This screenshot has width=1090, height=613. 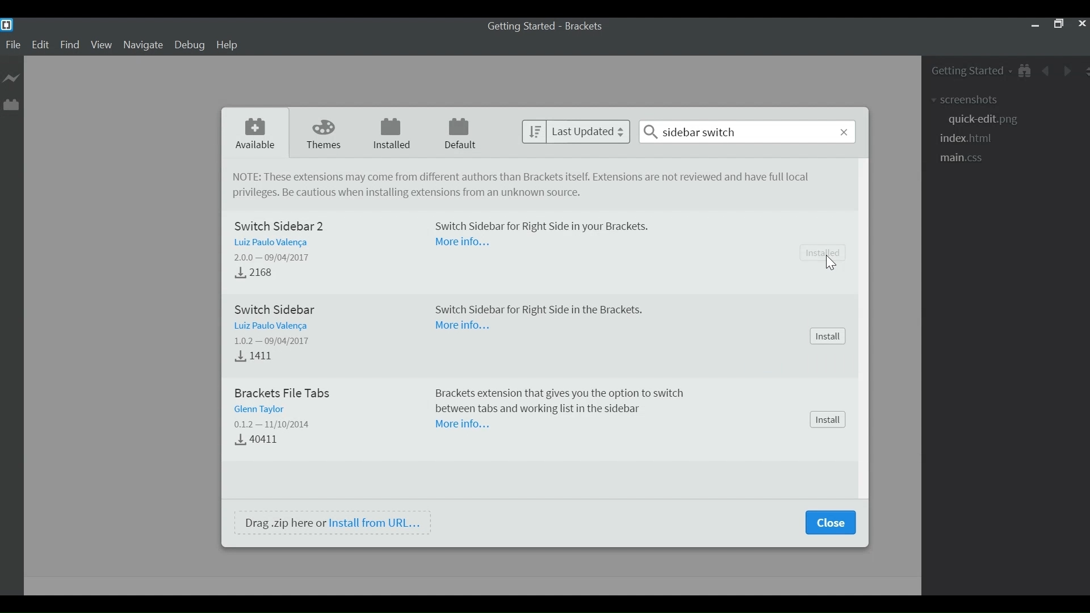 What do you see at coordinates (7, 24) in the screenshot?
I see `Brackets Desktop icon` at bounding box center [7, 24].